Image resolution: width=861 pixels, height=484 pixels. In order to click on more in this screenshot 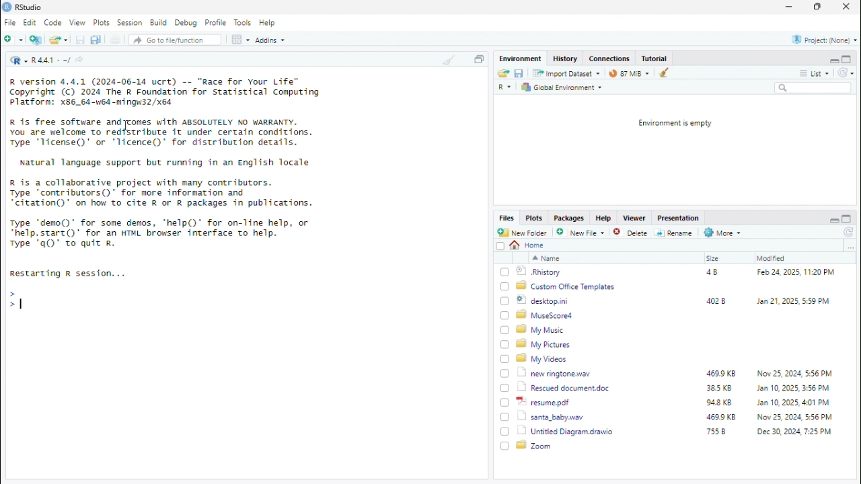, I will do `click(804, 73)`.